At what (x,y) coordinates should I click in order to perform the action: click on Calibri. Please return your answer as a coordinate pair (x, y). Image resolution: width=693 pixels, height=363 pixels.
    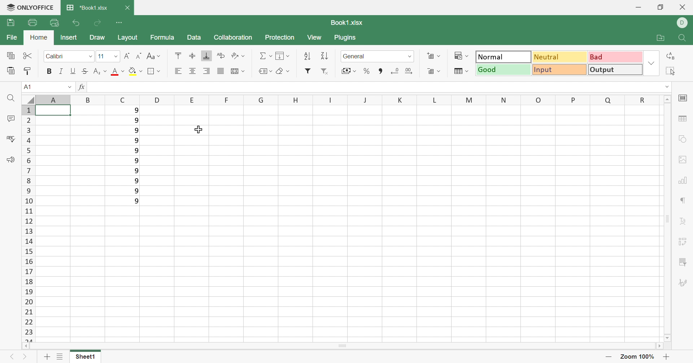
    Looking at the image, I should click on (57, 57).